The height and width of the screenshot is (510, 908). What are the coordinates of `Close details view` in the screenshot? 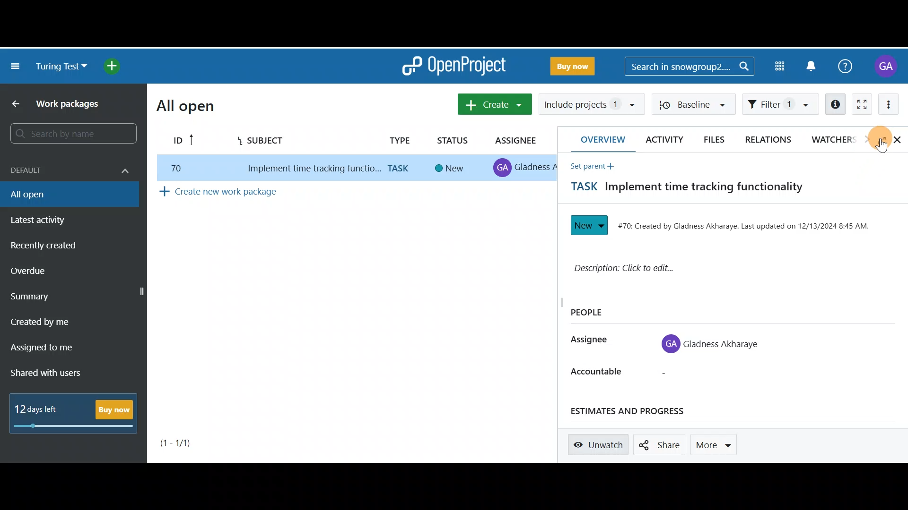 It's located at (899, 142).